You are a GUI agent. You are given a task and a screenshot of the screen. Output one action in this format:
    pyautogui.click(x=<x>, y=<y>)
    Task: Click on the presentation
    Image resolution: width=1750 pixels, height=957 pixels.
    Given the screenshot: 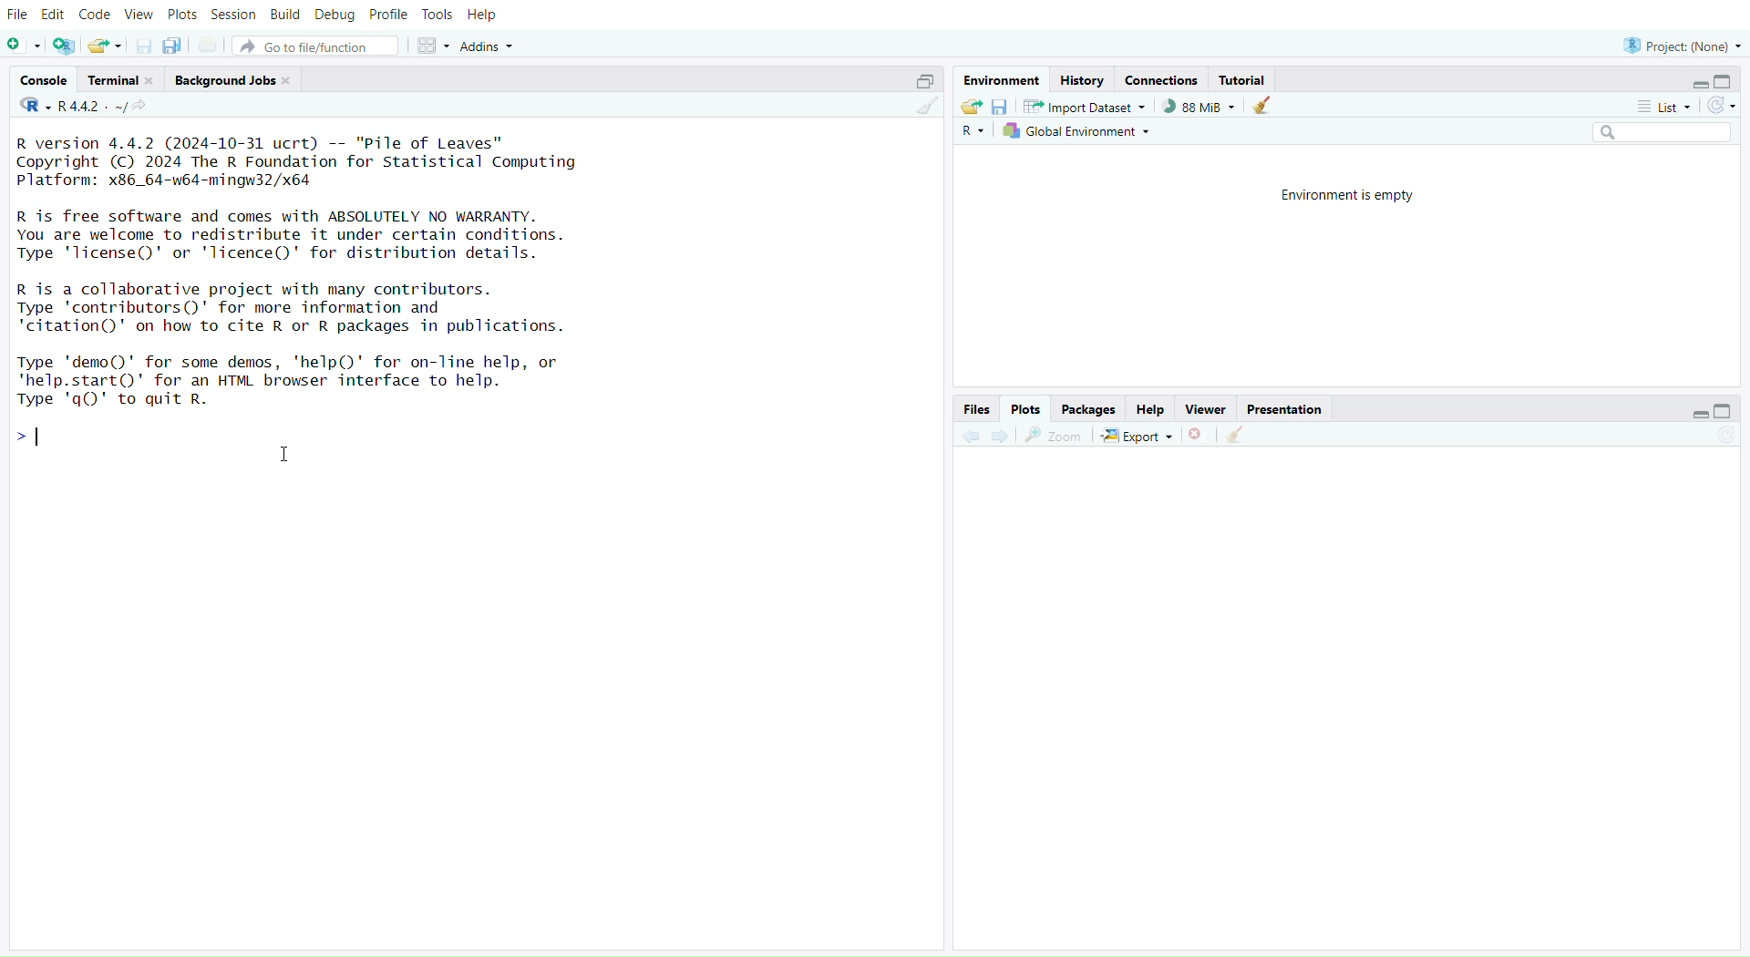 What is the action you would take?
    pyautogui.click(x=1287, y=411)
    